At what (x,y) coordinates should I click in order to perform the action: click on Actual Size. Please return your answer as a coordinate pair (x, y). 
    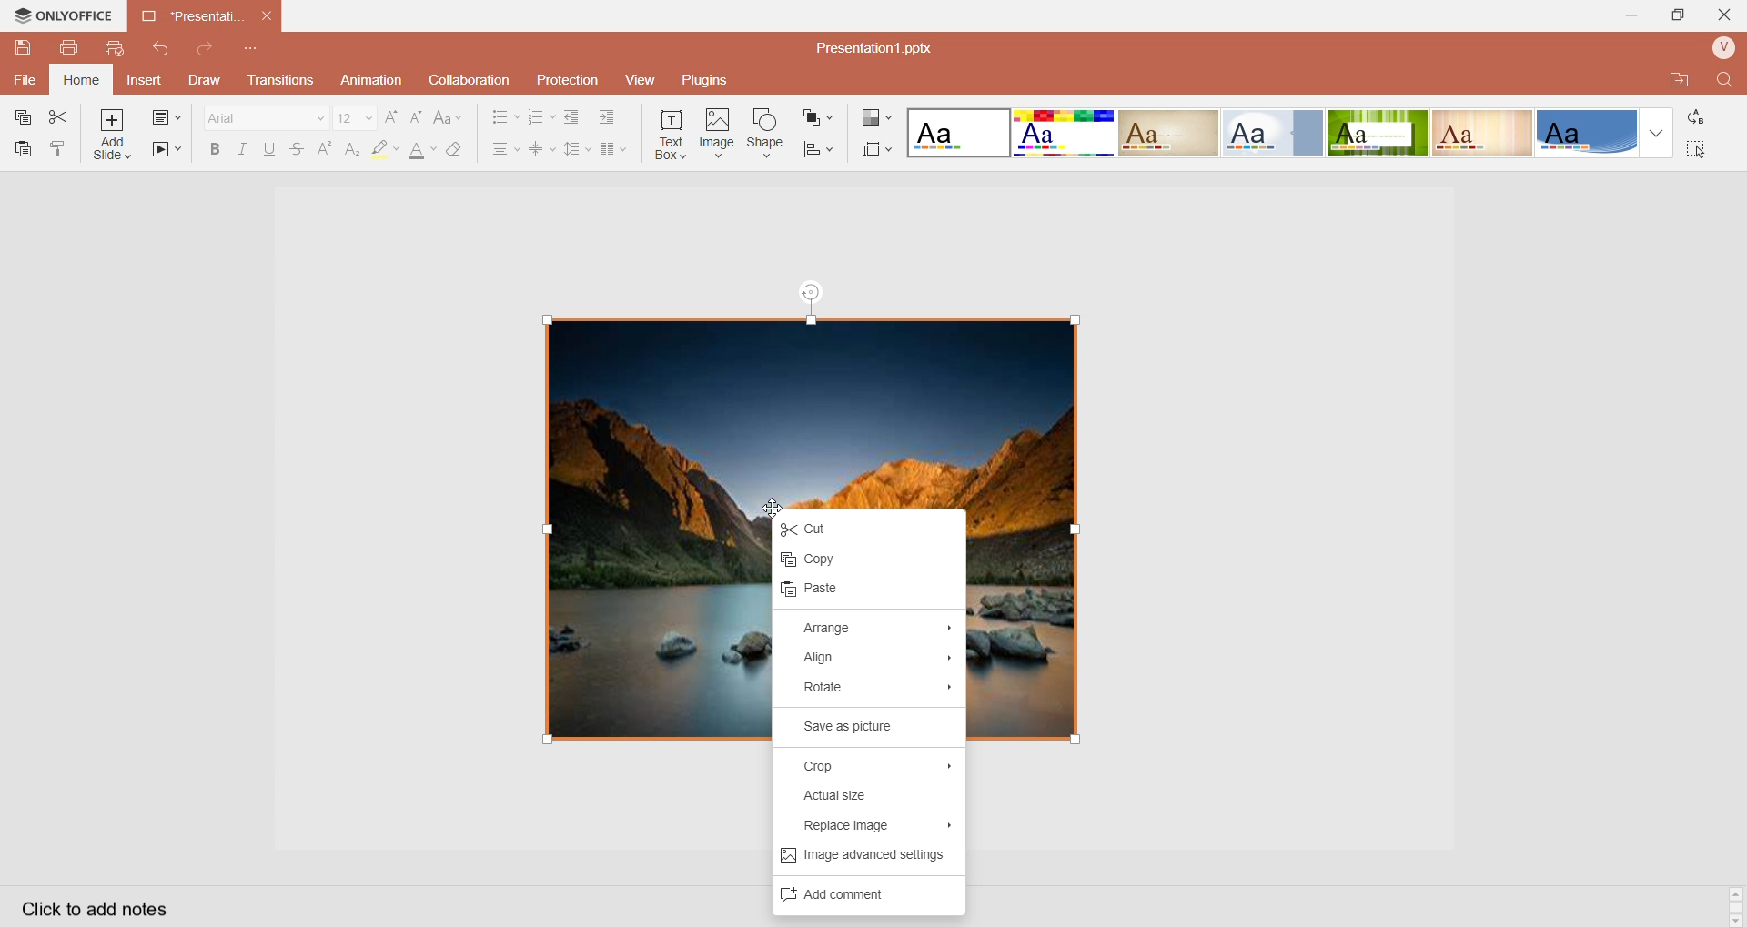
    Looking at the image, I should click on (870, 792).